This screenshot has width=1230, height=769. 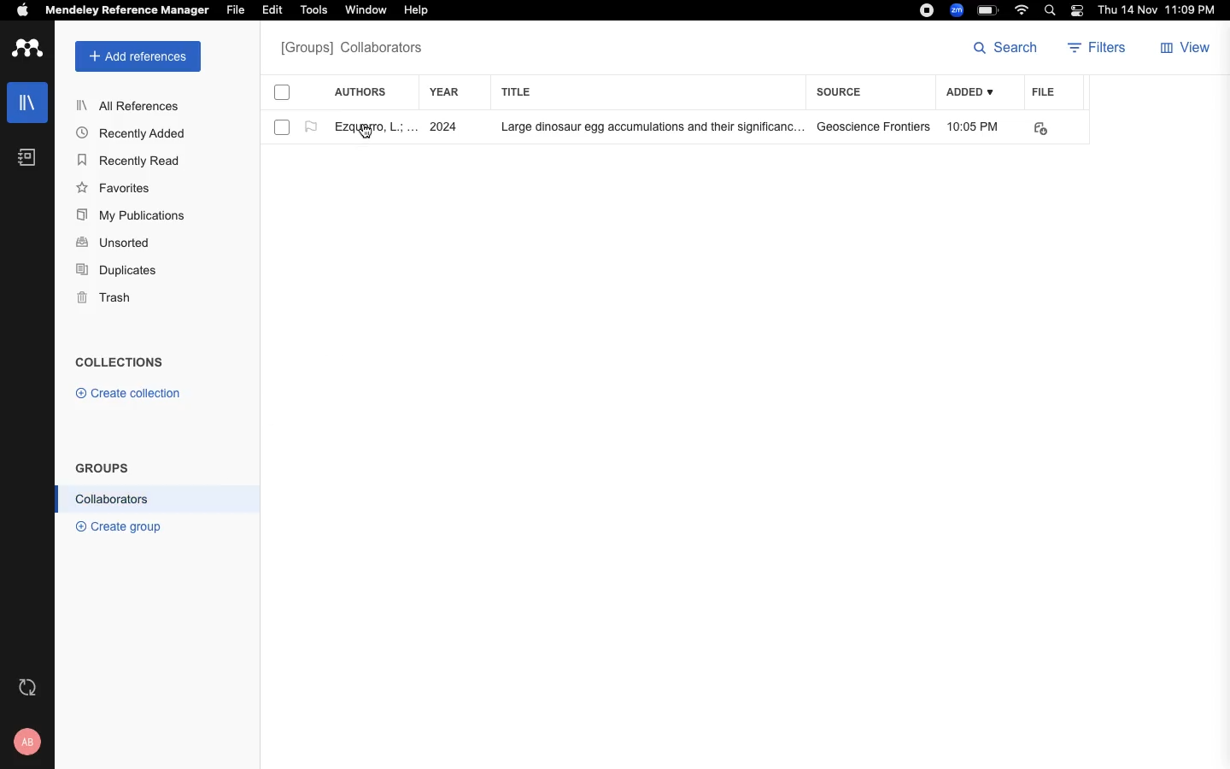 What do you see at coordinates (1053, 12) in the screenshot?
I see `search` at bounding box center [1053, 12].